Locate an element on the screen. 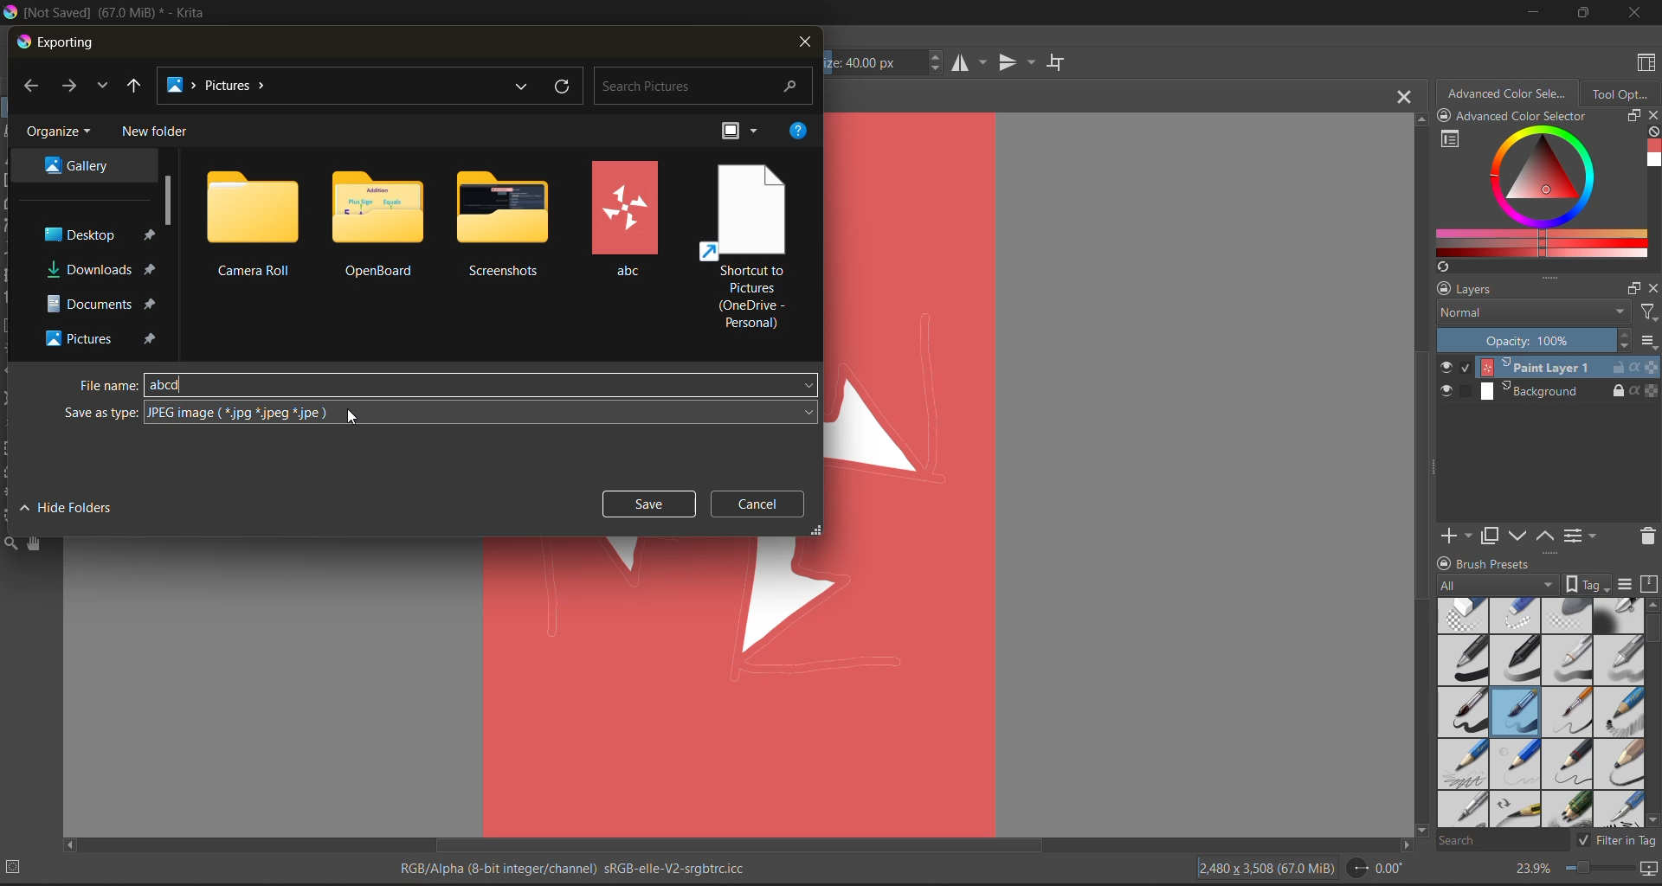  tool options is located at coordinates (1622, 97).